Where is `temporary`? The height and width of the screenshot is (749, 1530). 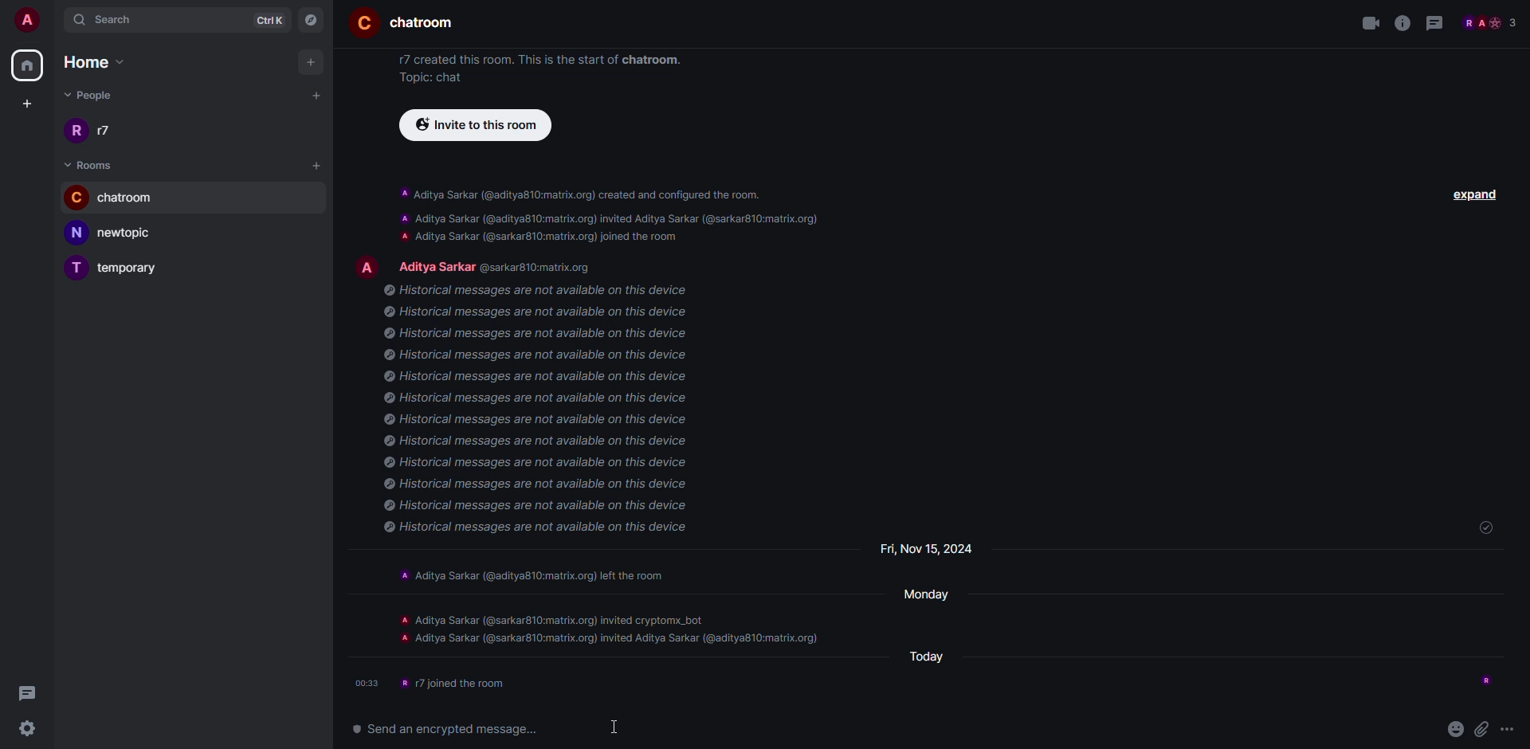
temporary is located at coordinates (122, 267).